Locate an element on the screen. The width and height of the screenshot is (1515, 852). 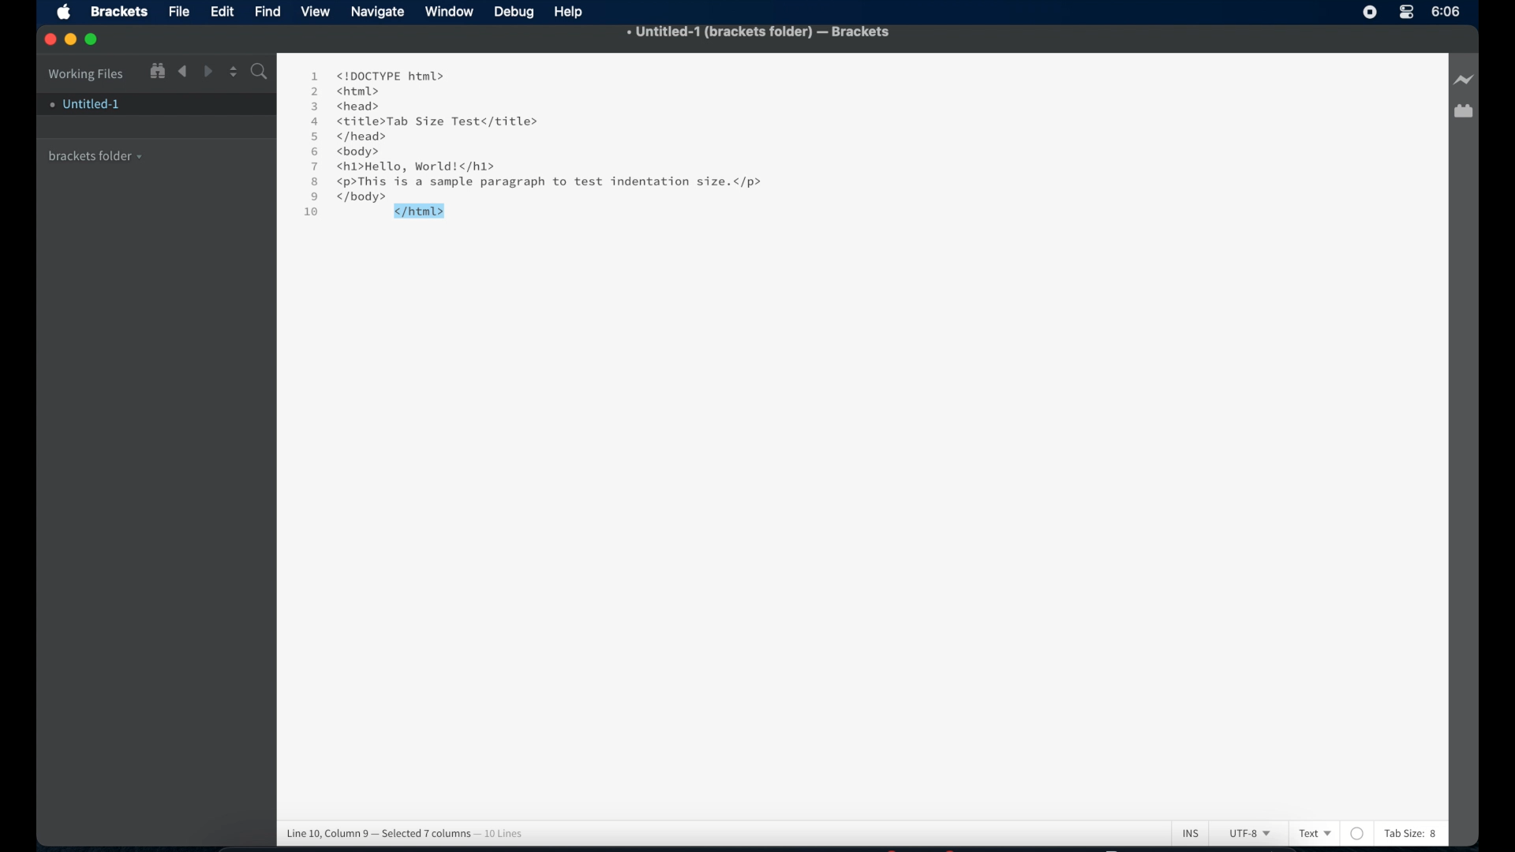
Color is located at coordinates (1358, 833).